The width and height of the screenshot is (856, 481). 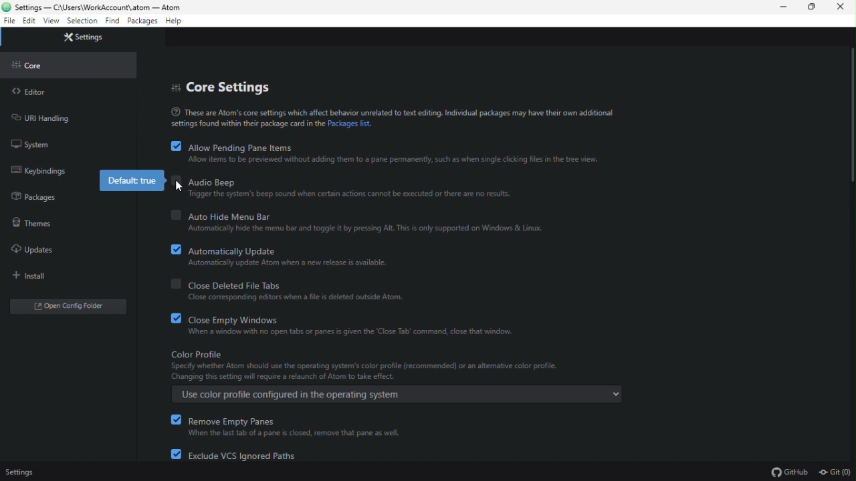 I want to click on auto hide menu bar, so click(x=356, y=215).